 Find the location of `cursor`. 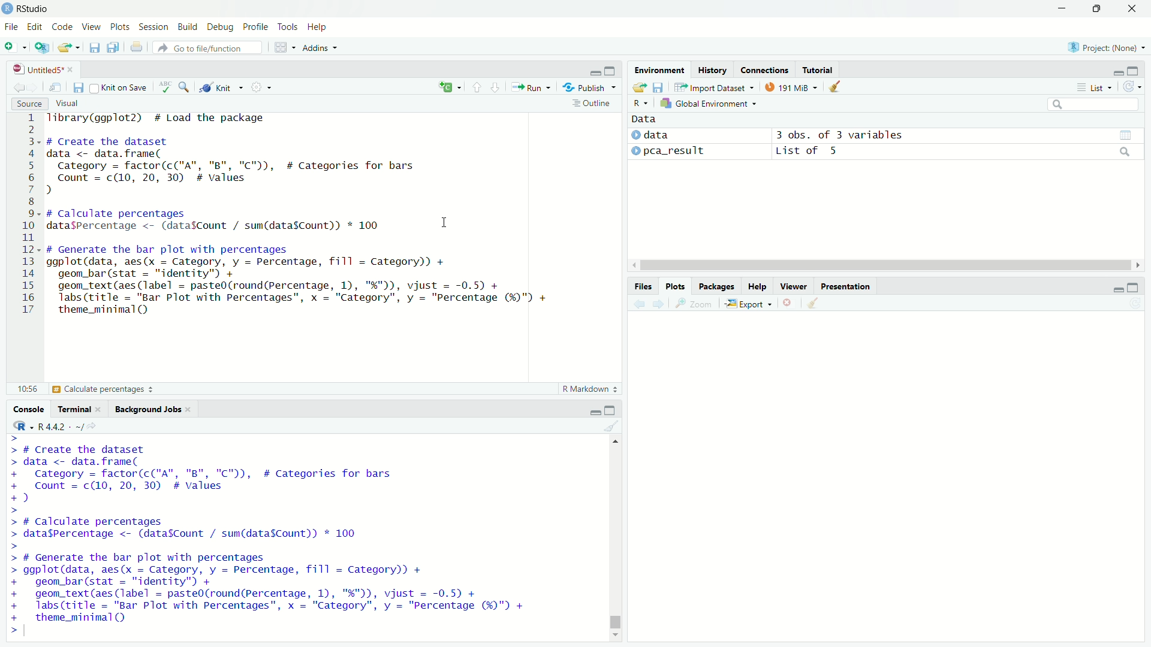

cursor is located at coordinates (444, 223).